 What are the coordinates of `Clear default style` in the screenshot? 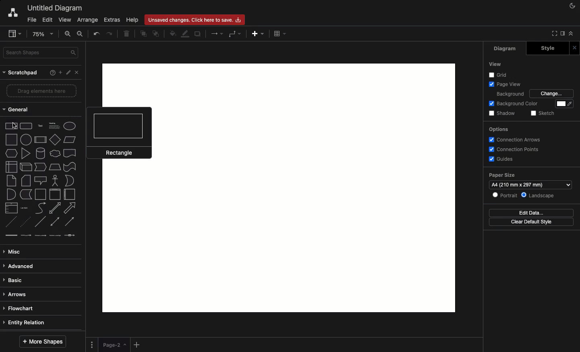 It's located at (532, 222).